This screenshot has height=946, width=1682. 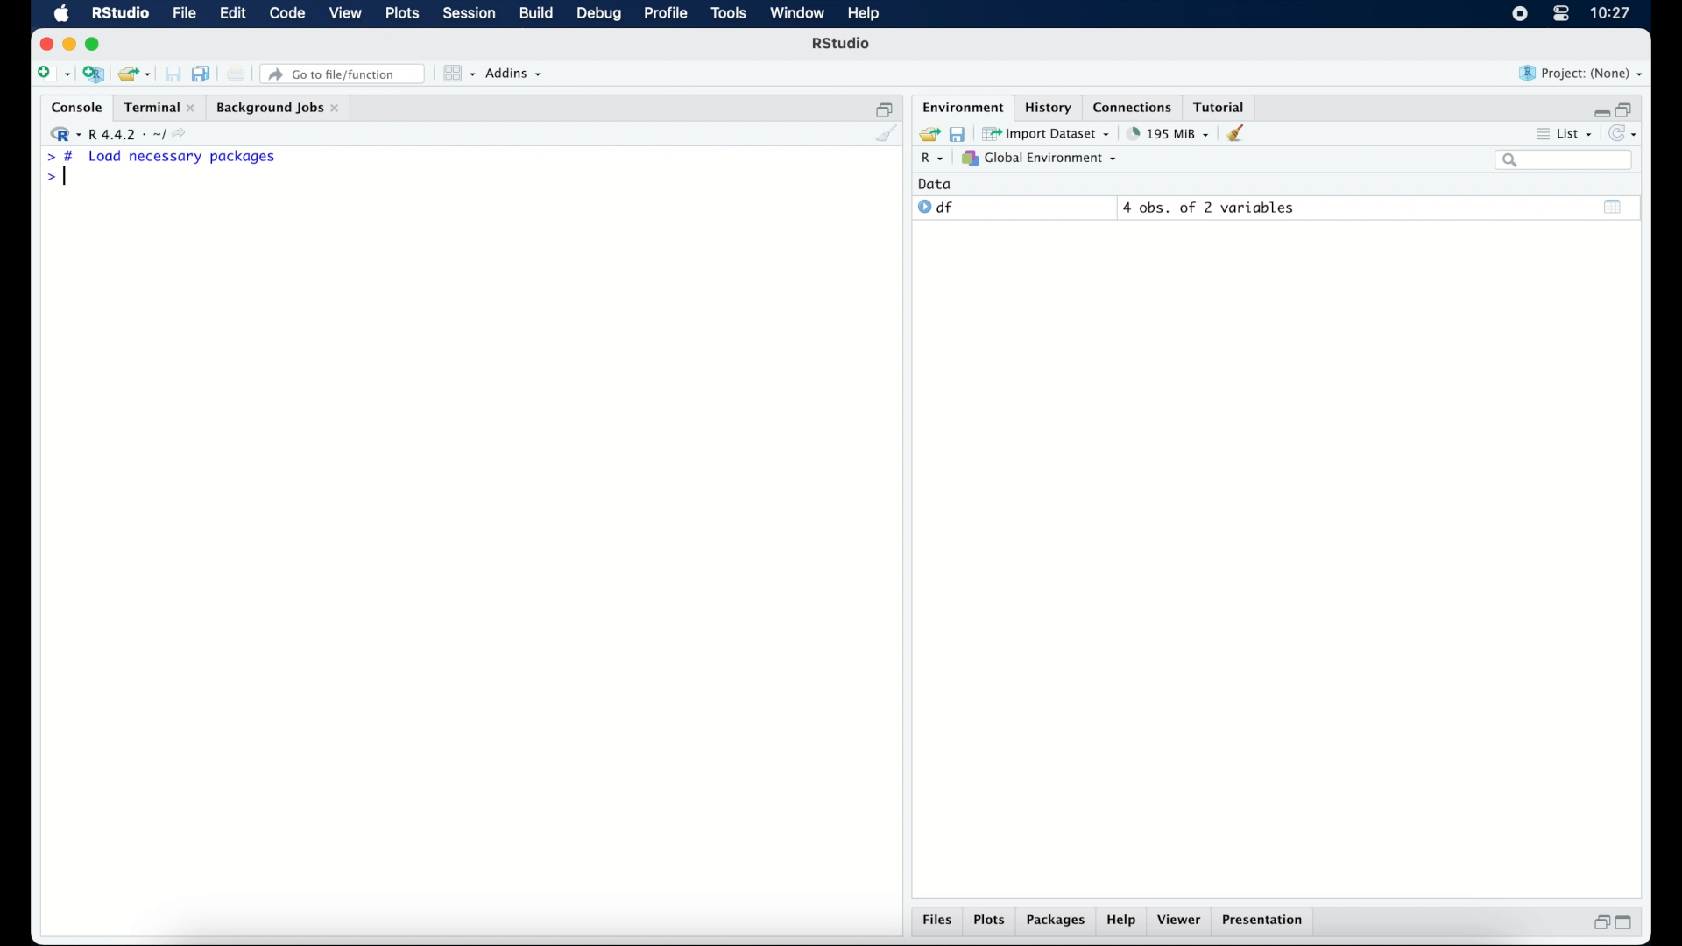 I want to click on print, so click(x=237, y=74).